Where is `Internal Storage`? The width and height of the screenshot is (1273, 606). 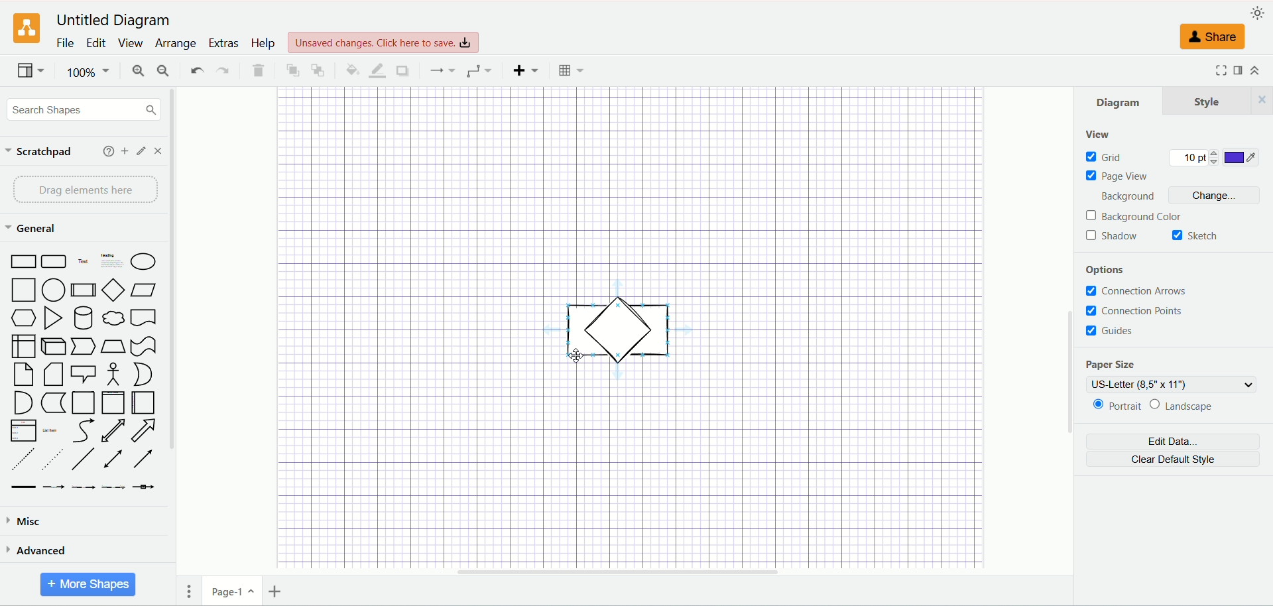
Internal Storage is located at coordinates (21, 346).